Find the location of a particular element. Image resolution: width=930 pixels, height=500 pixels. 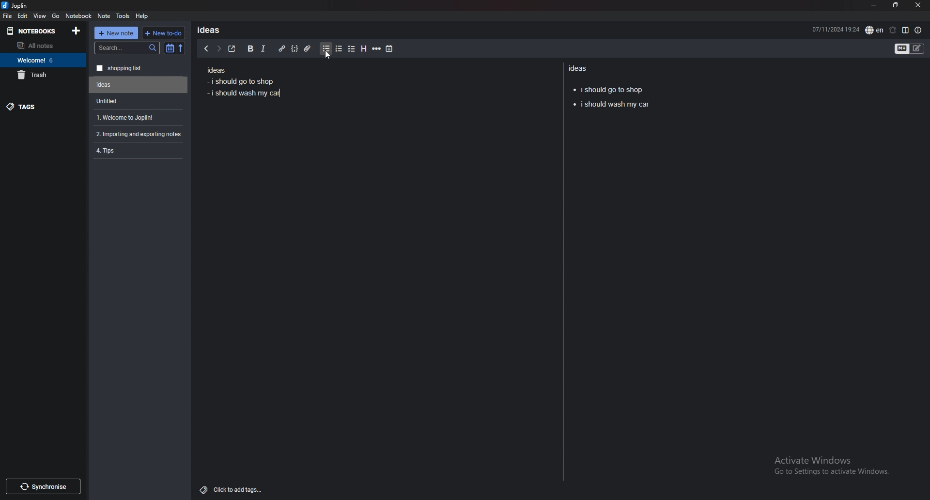

i should wash my car is located at coordinates (611, 105).